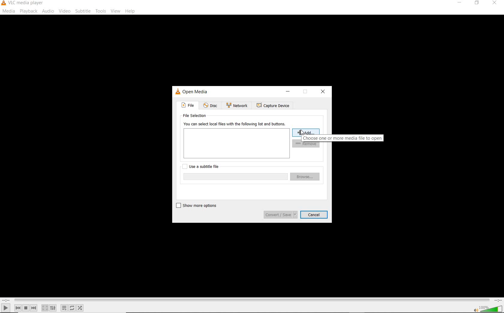 This screenshot has height=313, width=504. What do you see at coordinates (272, 106) in the screenshot?
I see `capture device` at bounding box center [272, 106].